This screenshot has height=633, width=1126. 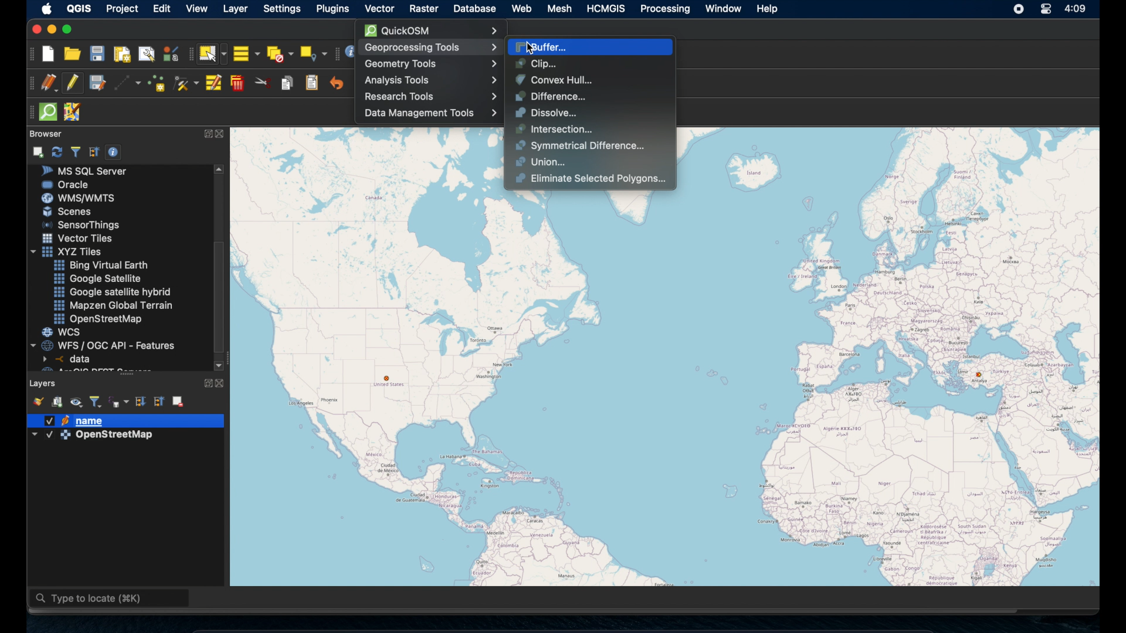 I want to click on type to locate, so click(x=111, y=600).